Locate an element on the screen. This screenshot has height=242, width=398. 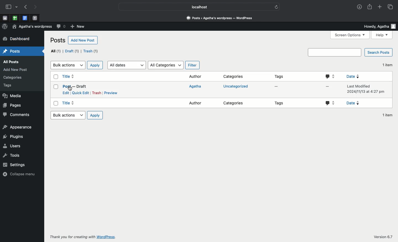
Screen options is located at coordinates (350, 35).